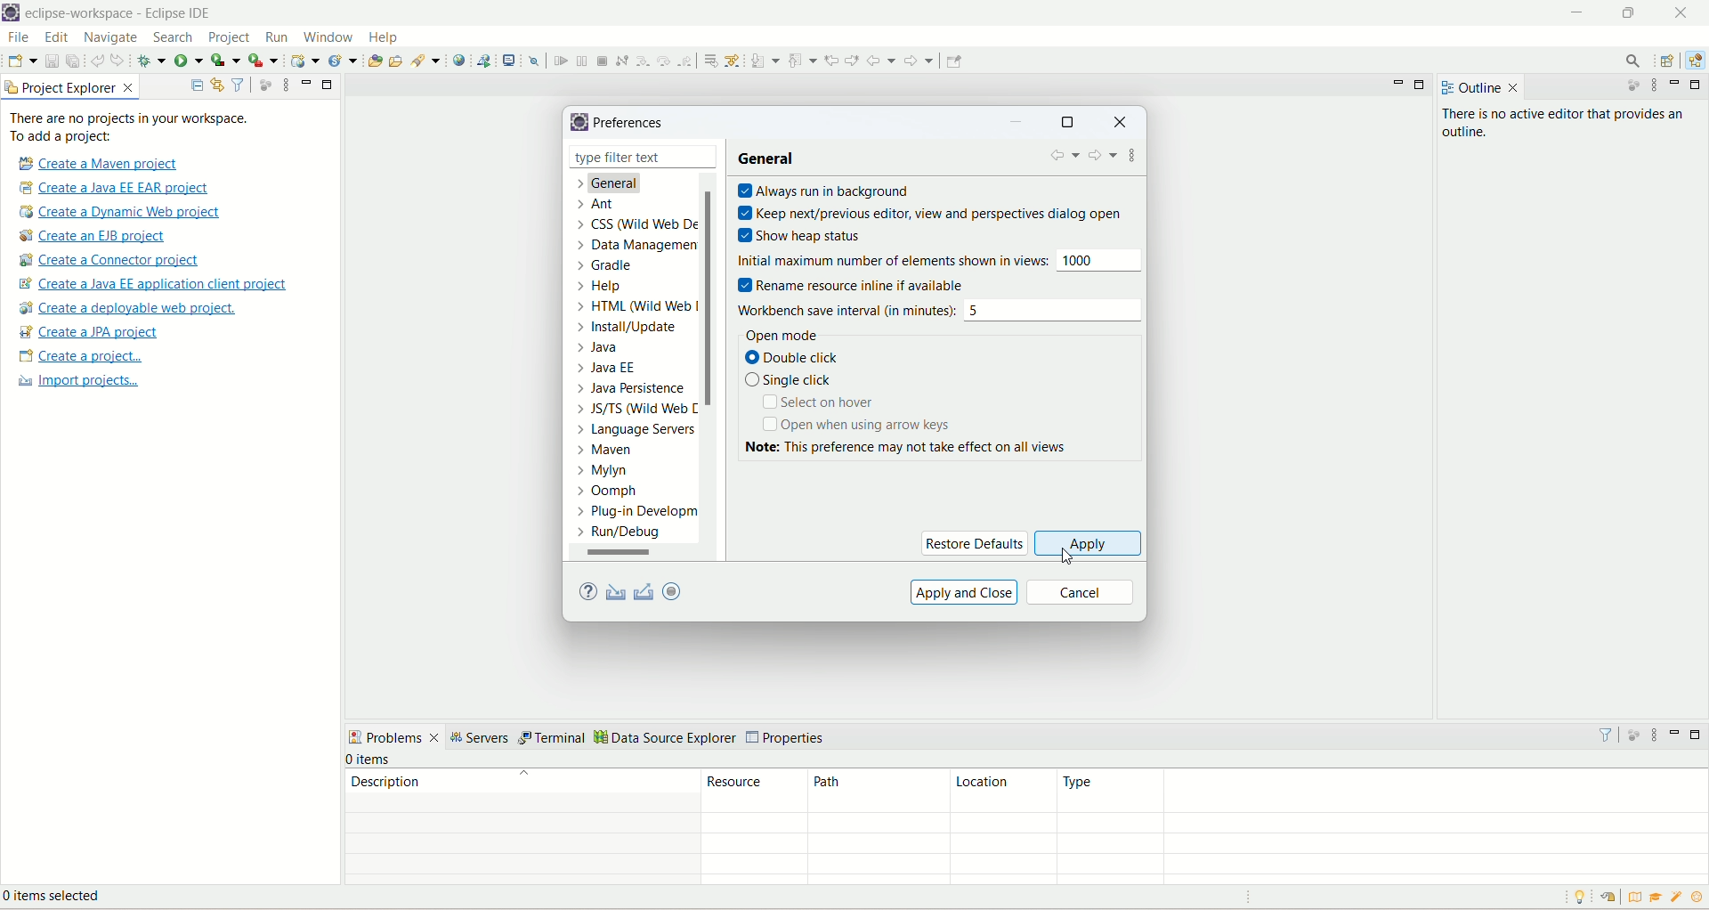  What do you see at coordinates (800, 359) in the screenshot?
I see `double click` at bounding box center [800, 359].